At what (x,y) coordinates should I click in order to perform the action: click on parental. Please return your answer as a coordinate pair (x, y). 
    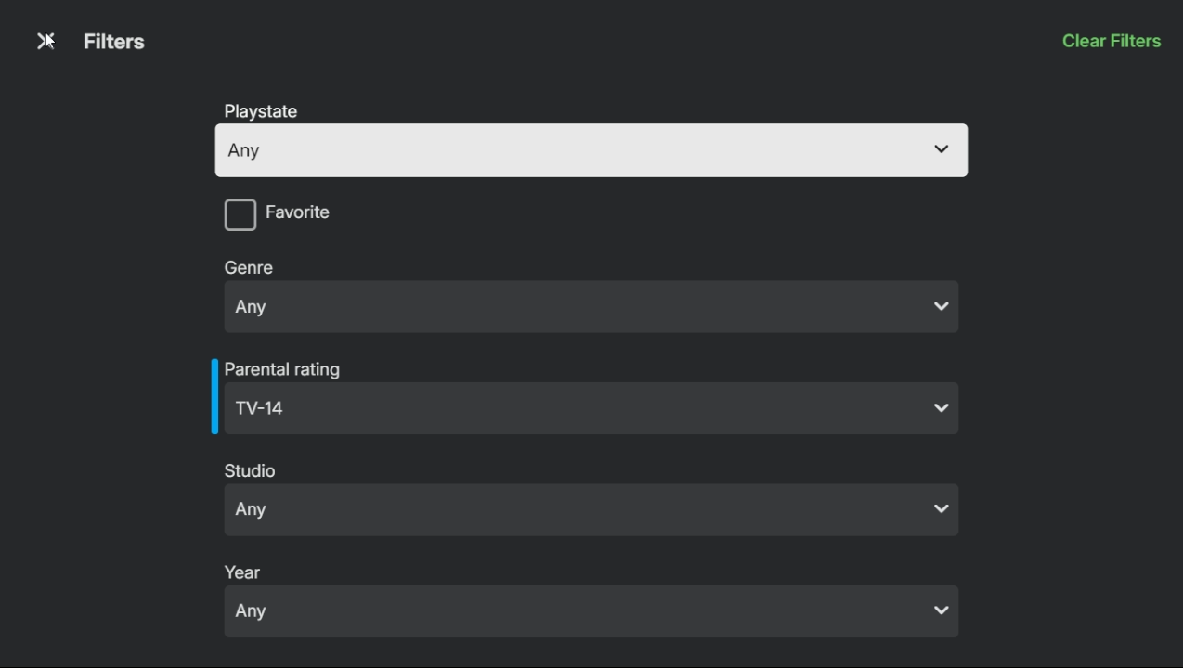
    Looking at the image, I should click on (288, 366).